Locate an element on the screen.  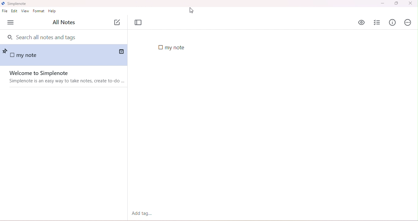
menu is located at coordinates (11, 22).